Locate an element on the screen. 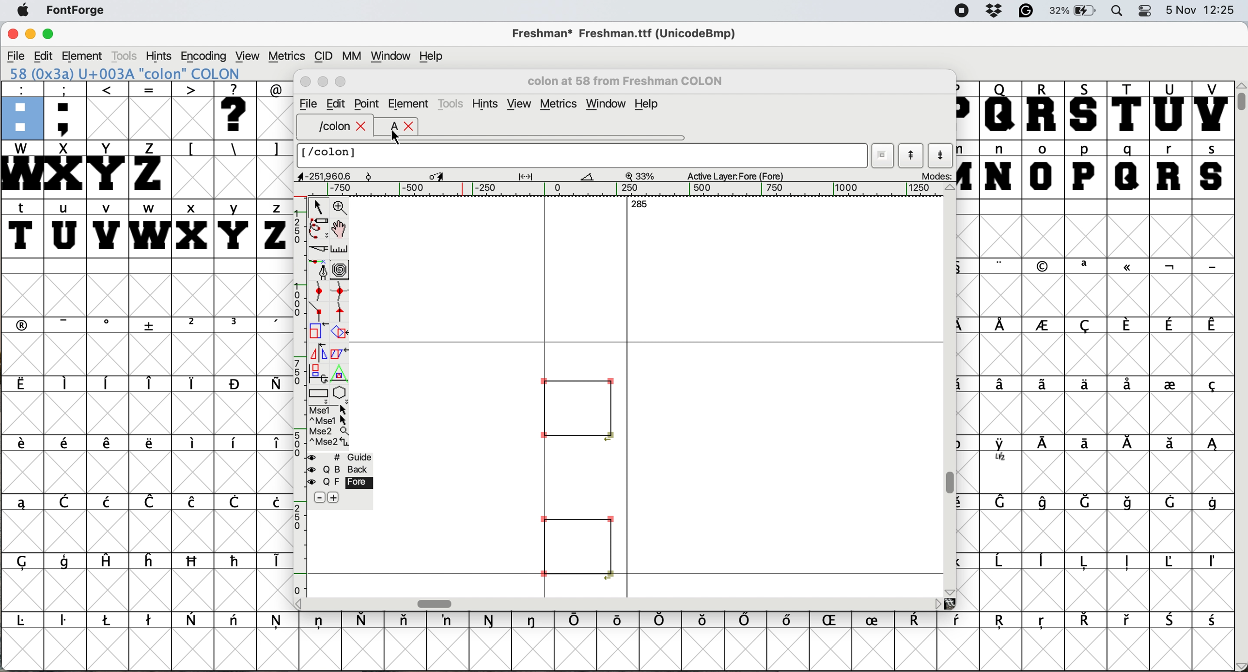  symbol is located at coordinates (1172, 620).